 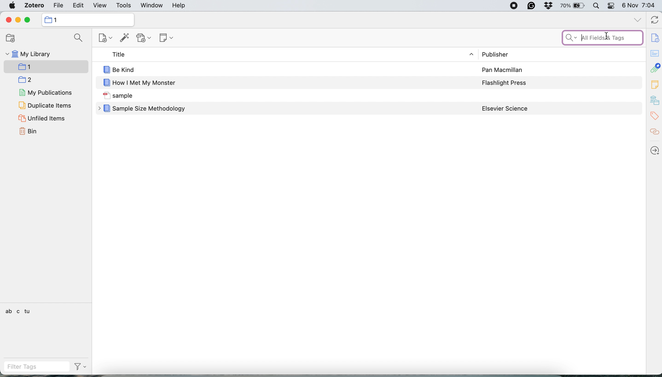 I want to click on icon, so click(x=107, y=108).